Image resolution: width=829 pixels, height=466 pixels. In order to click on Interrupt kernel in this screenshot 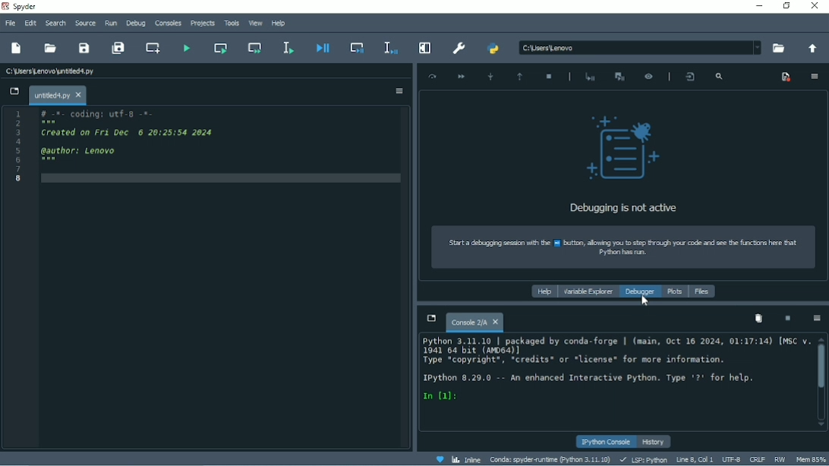, I will do `click(788, 319)`.